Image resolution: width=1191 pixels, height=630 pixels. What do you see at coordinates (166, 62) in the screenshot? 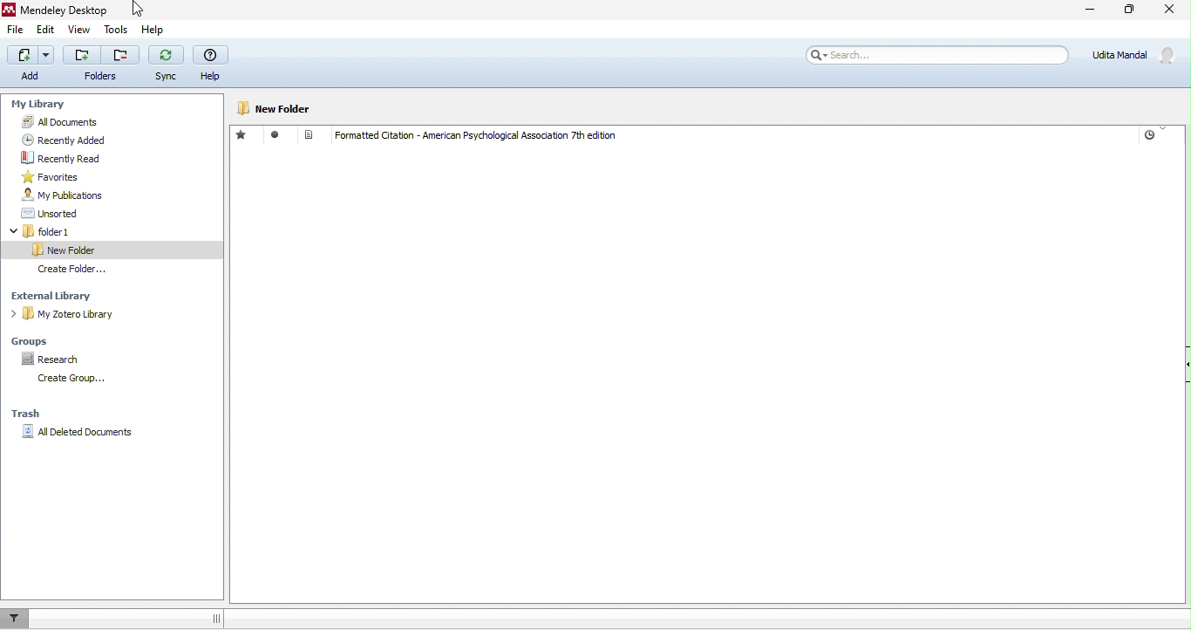
I see `sync` at bounding box center [166, 62].